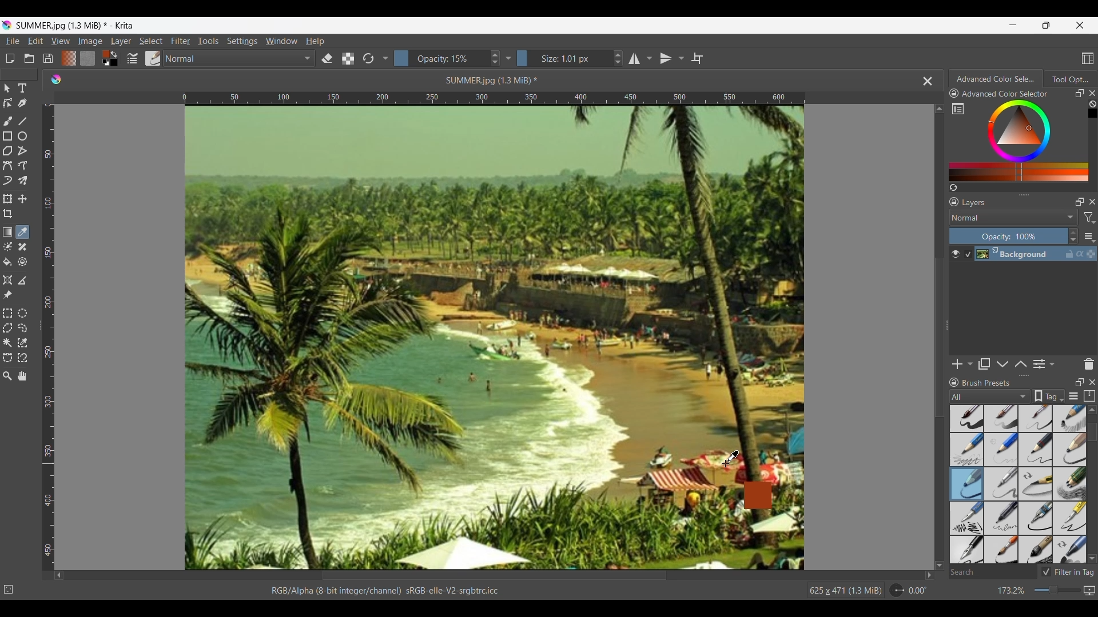  I want to click on Reload original preset, so click(368, 58).